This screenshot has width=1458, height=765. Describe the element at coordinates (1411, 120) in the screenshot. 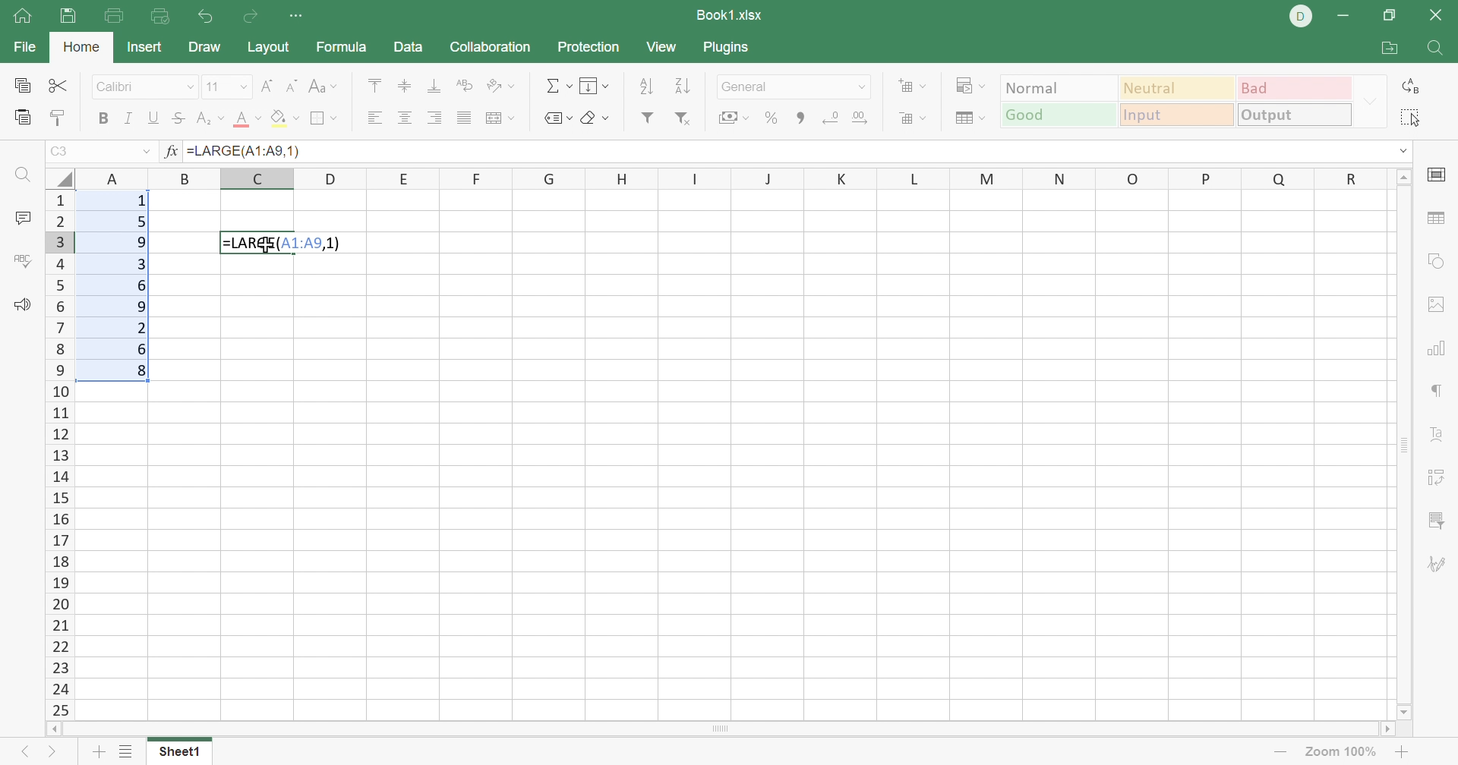

I see `Select all` at that location.